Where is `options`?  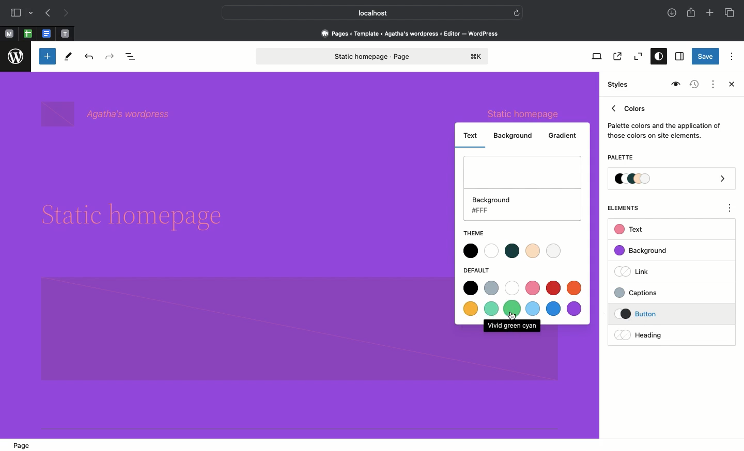 options is located at coordinates (730, 210).